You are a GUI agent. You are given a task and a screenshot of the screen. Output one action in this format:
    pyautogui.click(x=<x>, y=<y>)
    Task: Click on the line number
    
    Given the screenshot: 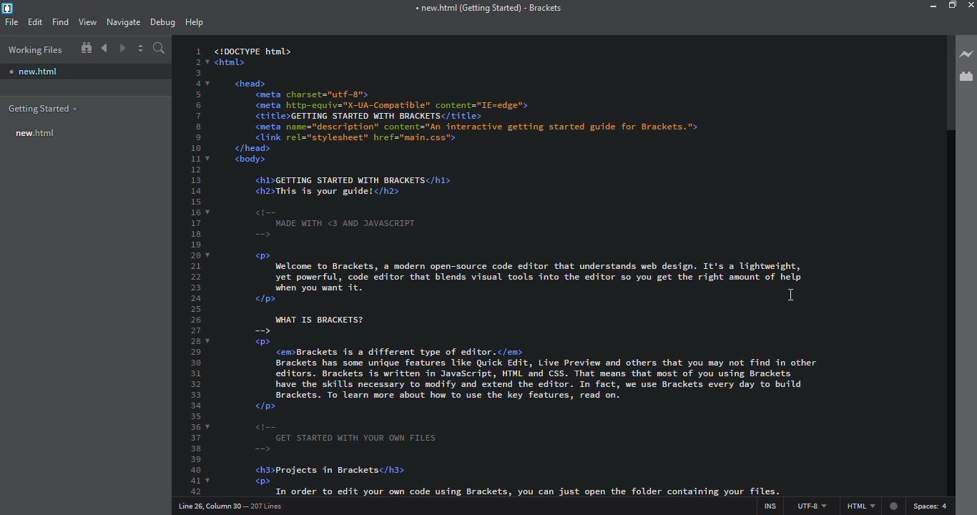 What is the action you would take?
    pyautogui.click(x=194, y=271)
    